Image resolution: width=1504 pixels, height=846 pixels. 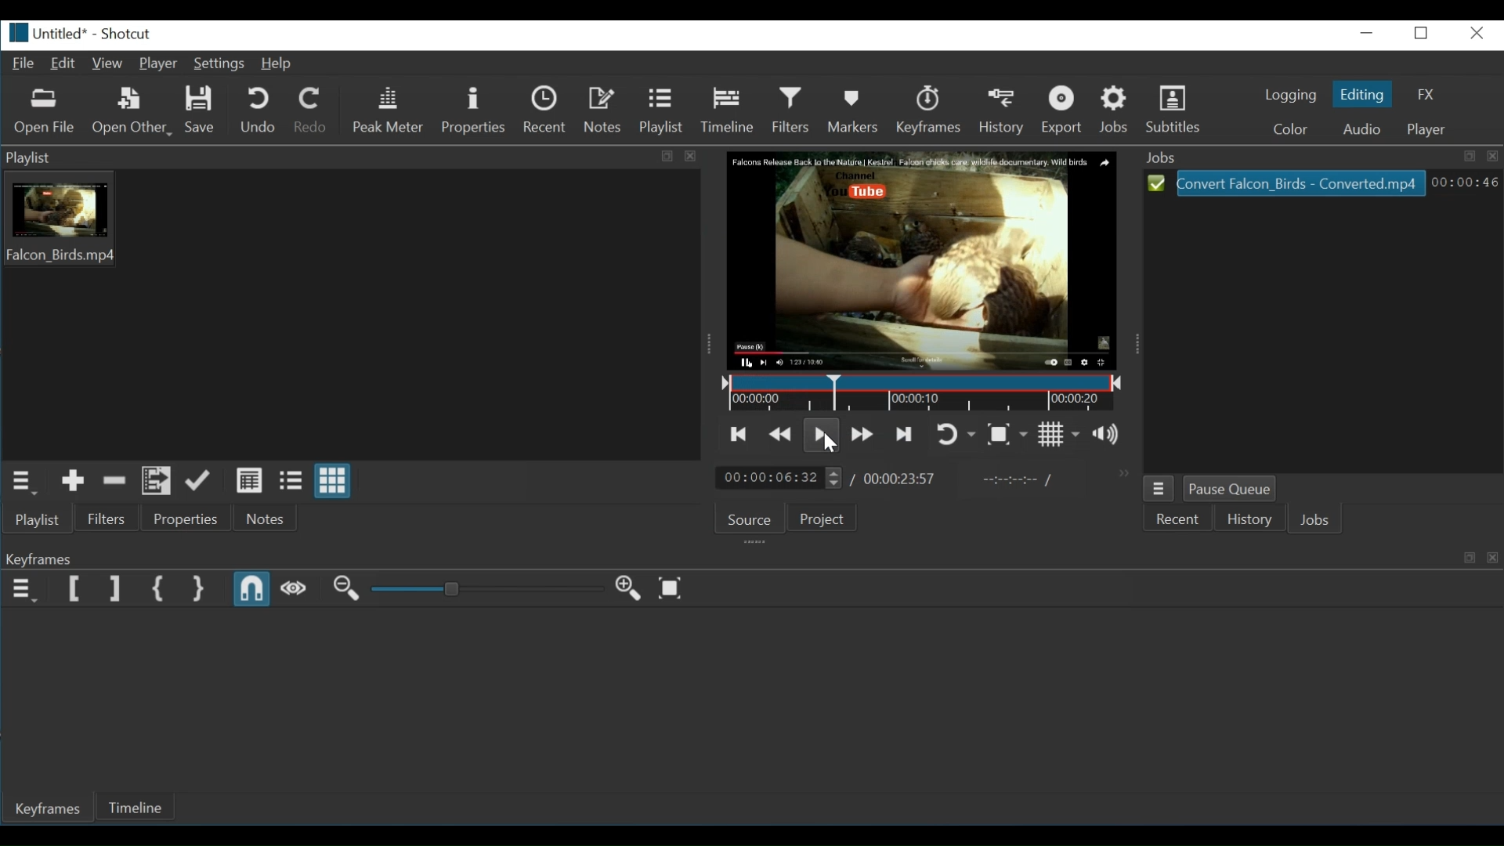 What do you see at coordinates (779, 478) in the screenshot?
I see `00:00:04:32` at bounding box center [779, 478].